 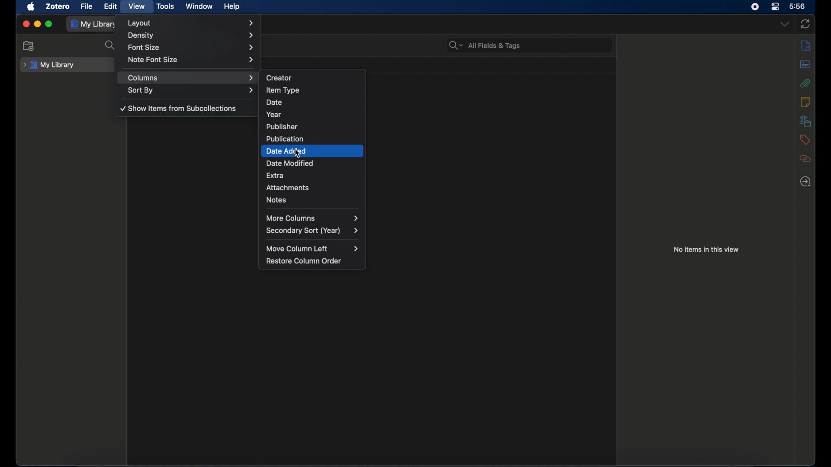 I want to click on maximize, so click(x=49, y=24).